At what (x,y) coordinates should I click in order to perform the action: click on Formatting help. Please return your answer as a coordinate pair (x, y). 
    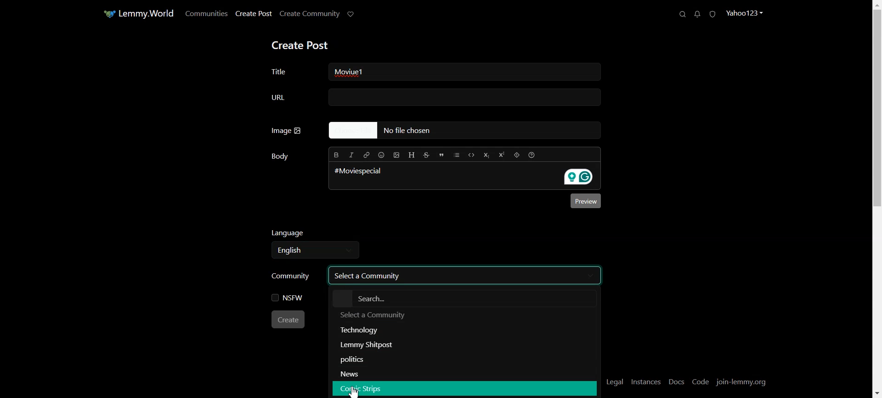
    Looking at the image, I should click on (533, 155).